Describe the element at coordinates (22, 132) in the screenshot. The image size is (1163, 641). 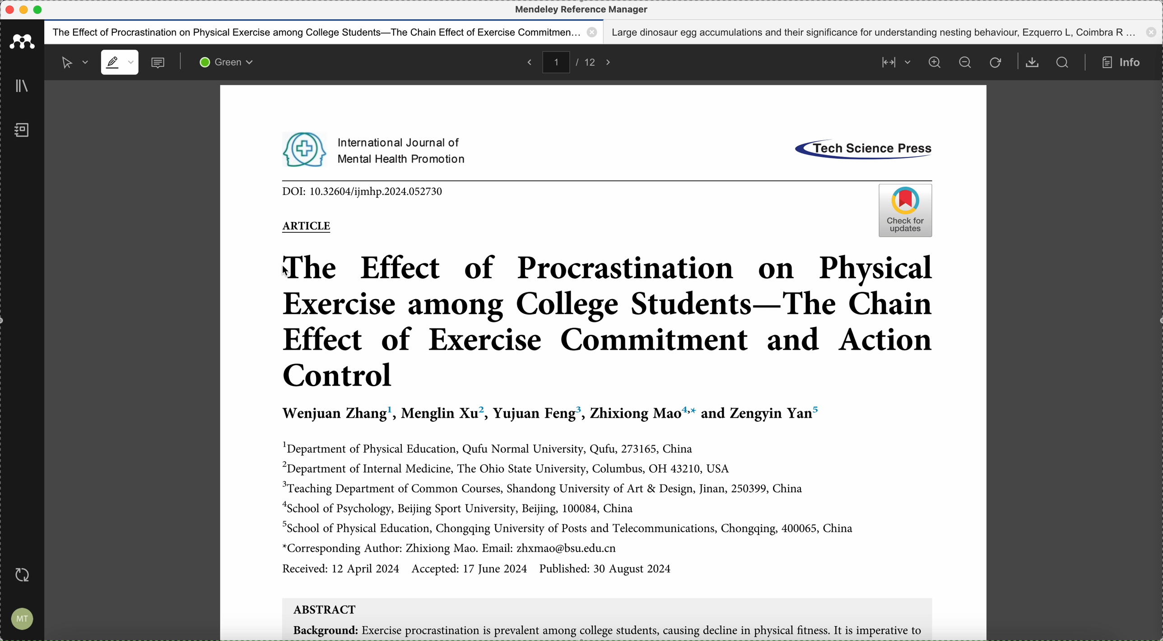
I see `notebook` at that location.